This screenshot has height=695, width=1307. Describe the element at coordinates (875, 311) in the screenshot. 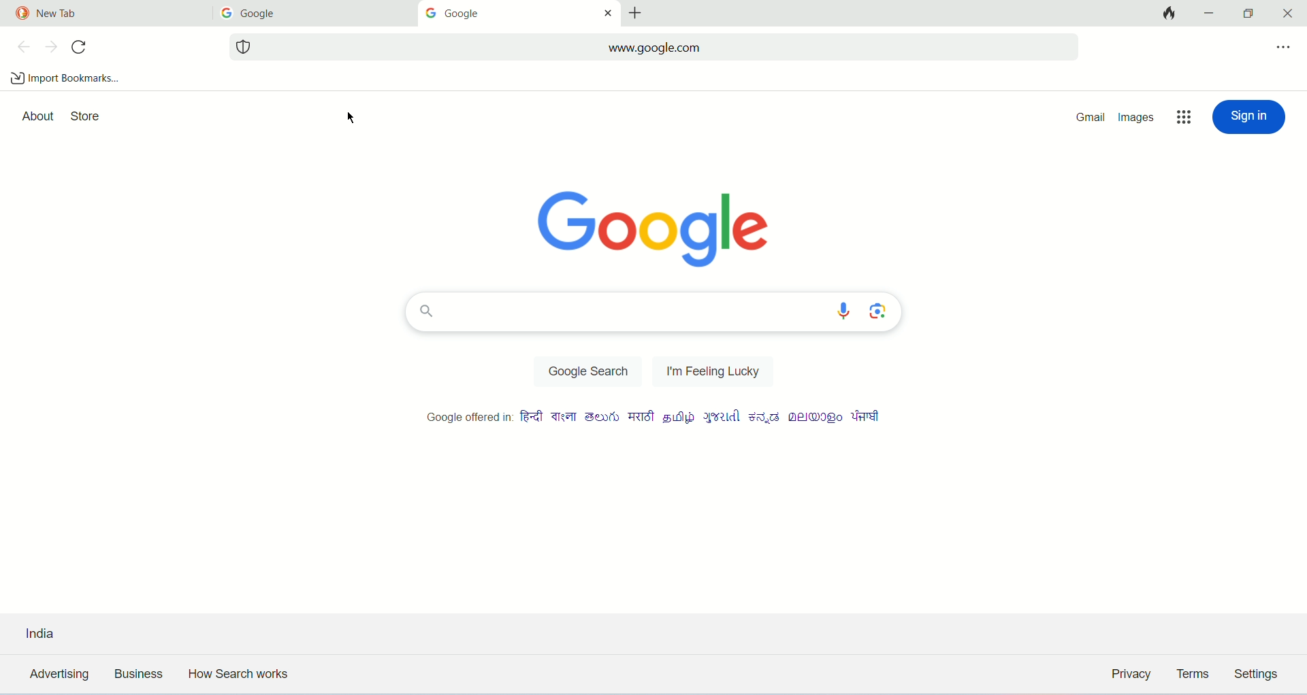

I see `search by image` at that location.